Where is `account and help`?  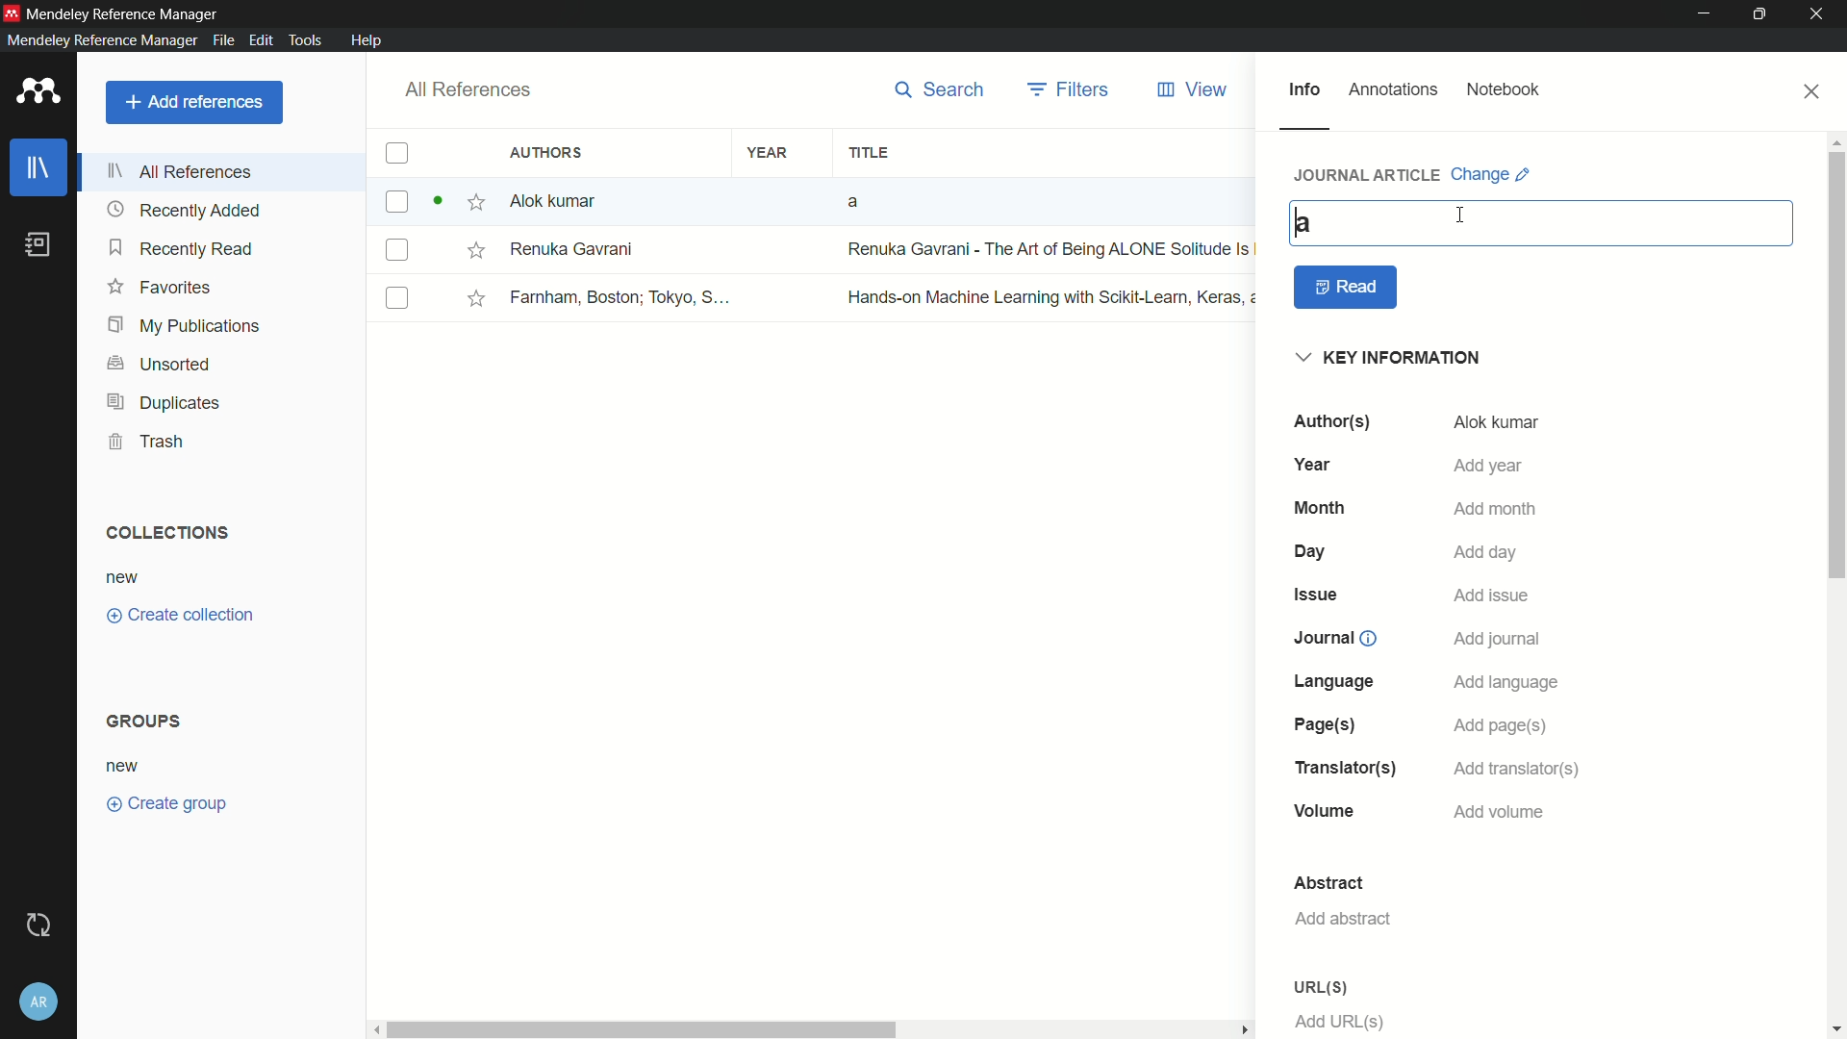 account and help is located at coordinates (41, 1001).